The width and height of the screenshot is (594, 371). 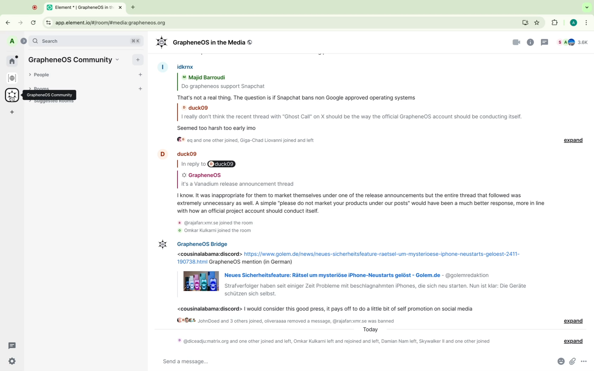 I want to click on <cousinalabama:discord> https://www.golwn.de/news/neues-sicherheitsfeature-raetsel-um-mysterioese-iphone-neustrats-geloest-2411-190738.html GrapheneOS mention (in German), so click(x=350, y=257).